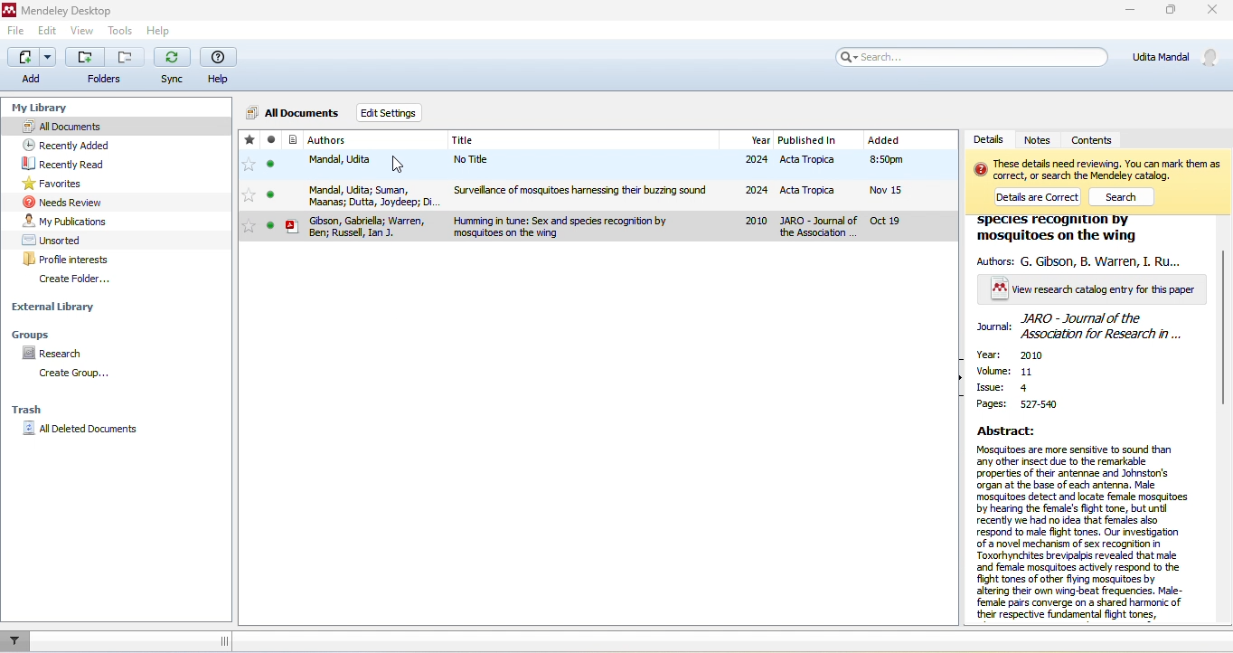 The image size is (1233, 653). Describe the element at coordinates (107, 80) in the screenshot. I see `folders` at that location.